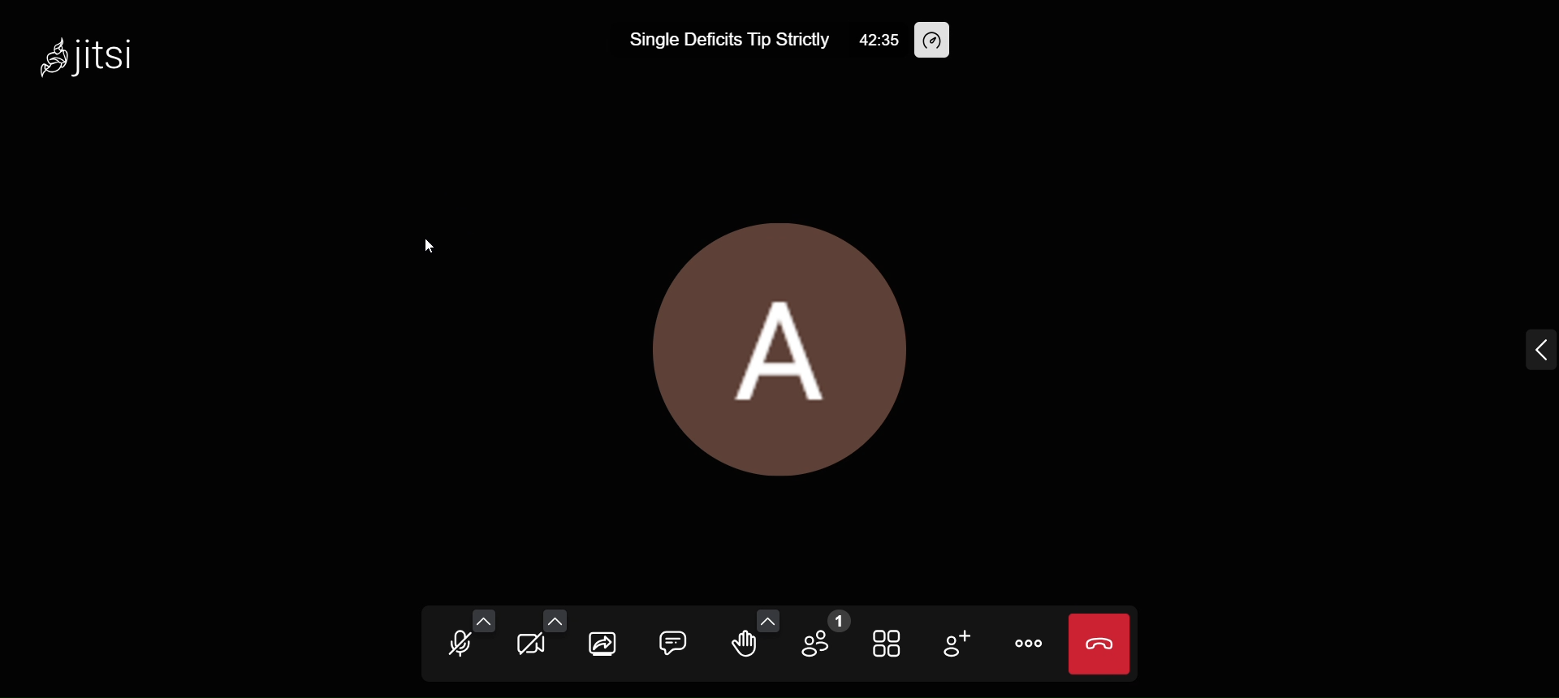 Image resolution: width=1559 pixels, height=698 pixels. Describe the element at coordinates (890, 641) in the screenshot. I see `tile view` at that location.